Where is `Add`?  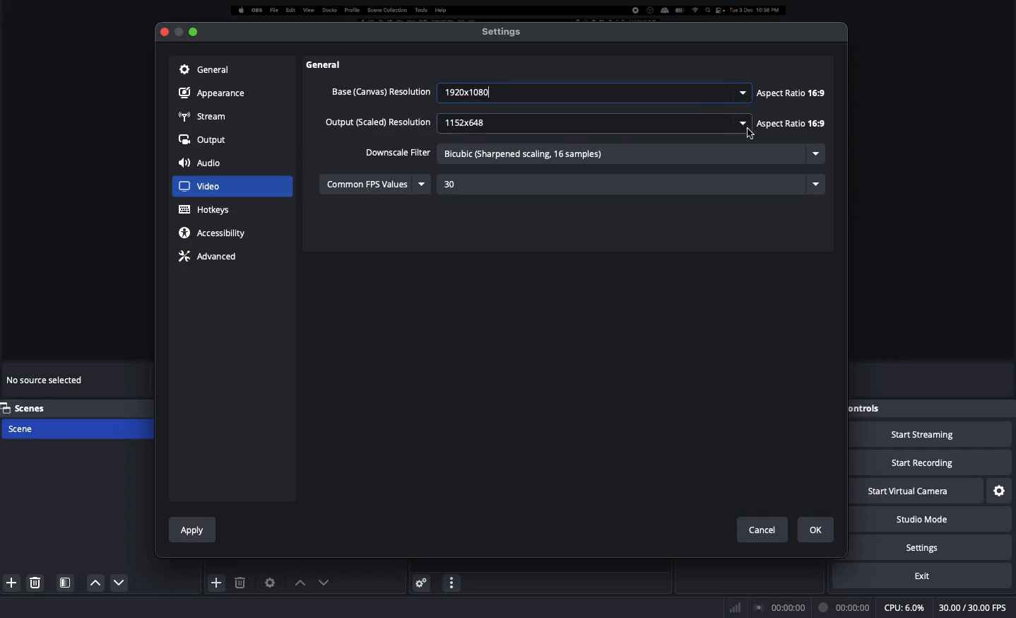
Add is located at coordinates (9, 581).